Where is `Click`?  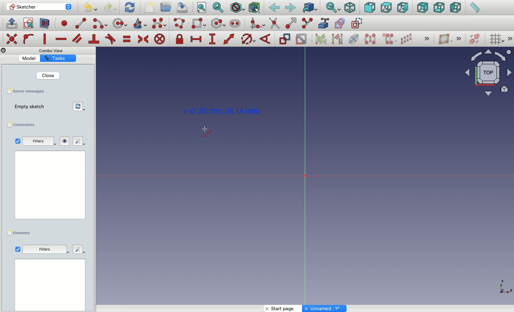 Click is located at coordinates (207, 133).